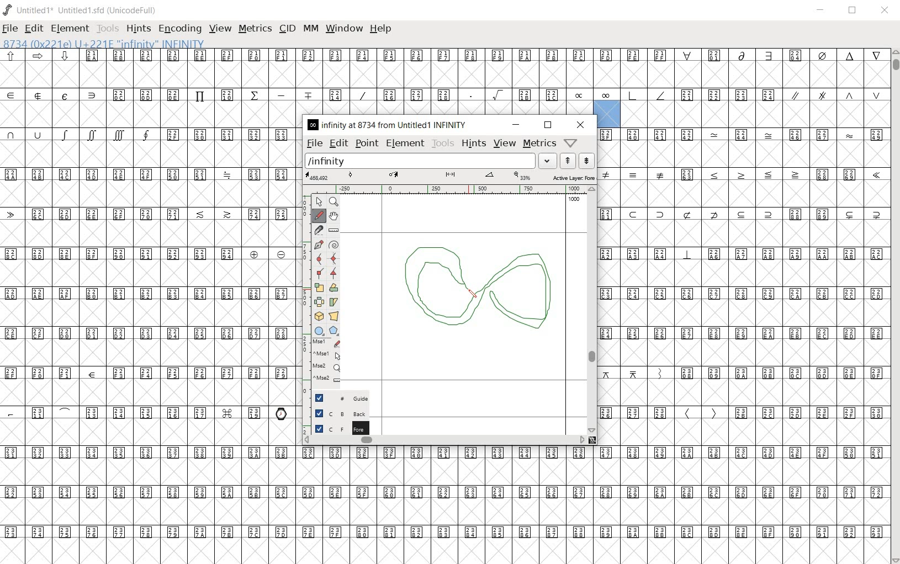 The height and width of the screenshot is (564, 900). Describe the element at coordinates (151, 433) in the screenshot. I see `empty glyph slots` at that location.